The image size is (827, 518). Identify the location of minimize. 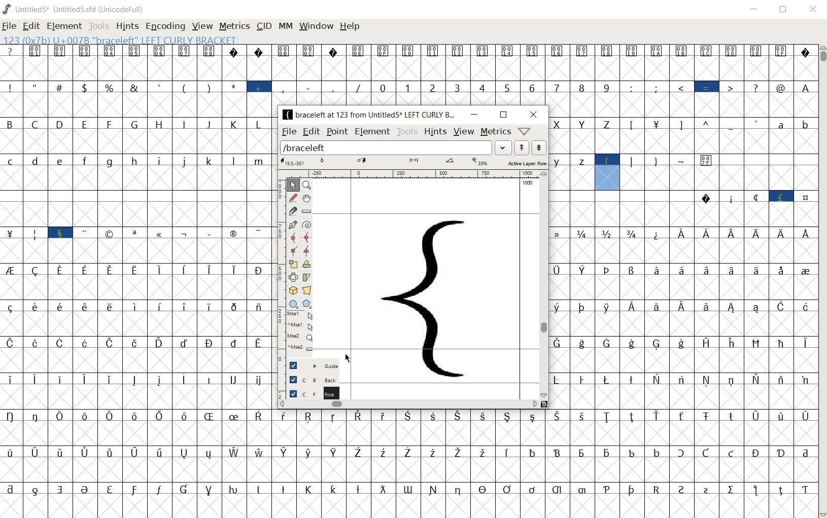
(756, 10).